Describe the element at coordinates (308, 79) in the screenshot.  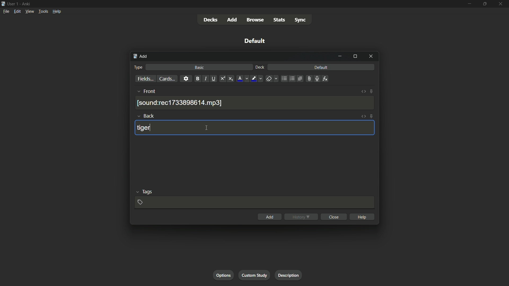
I see `attach` at that location.